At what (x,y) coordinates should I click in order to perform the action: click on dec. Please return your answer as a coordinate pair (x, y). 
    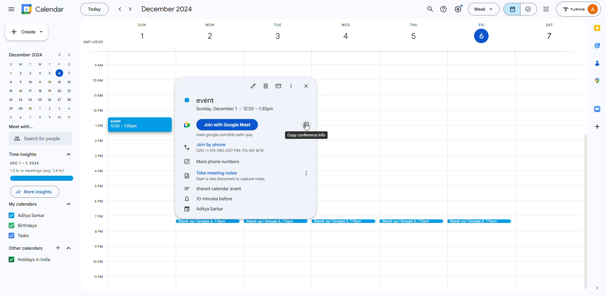
    Looking at the image, I should click on (167, 9).